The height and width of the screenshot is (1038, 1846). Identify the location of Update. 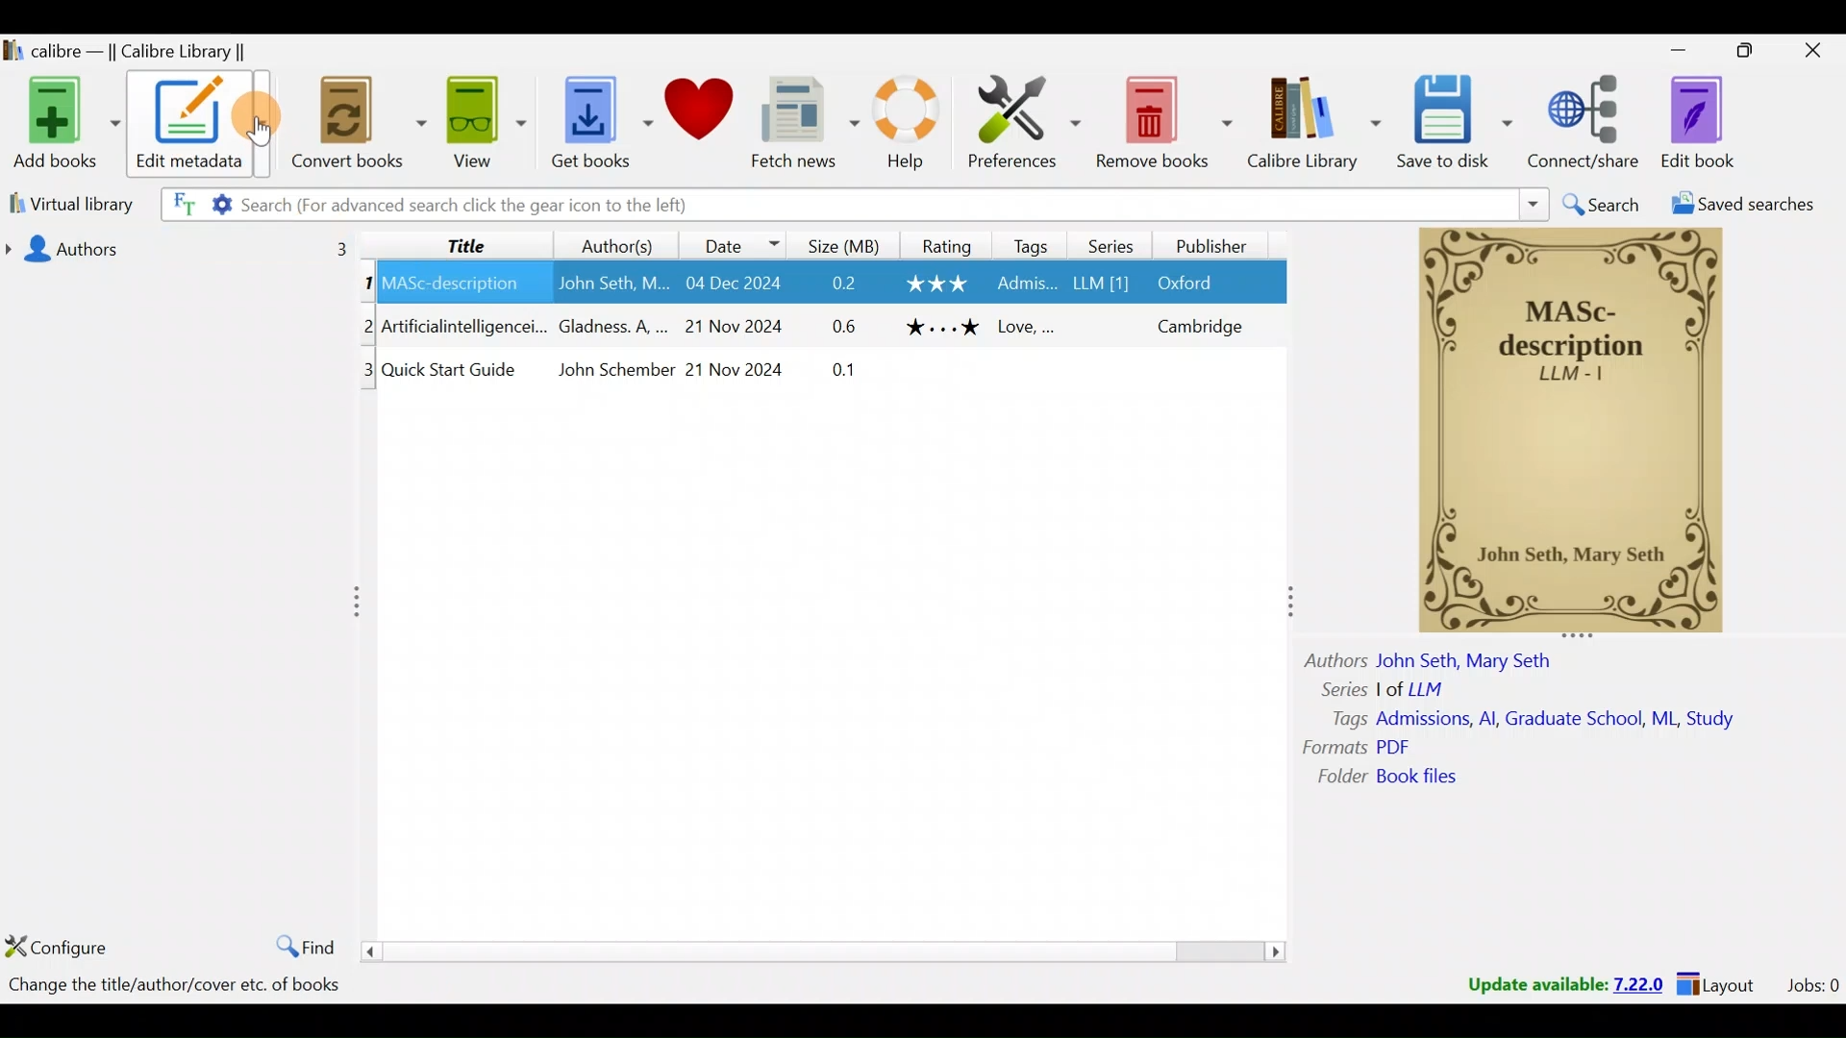
(1561, 983).